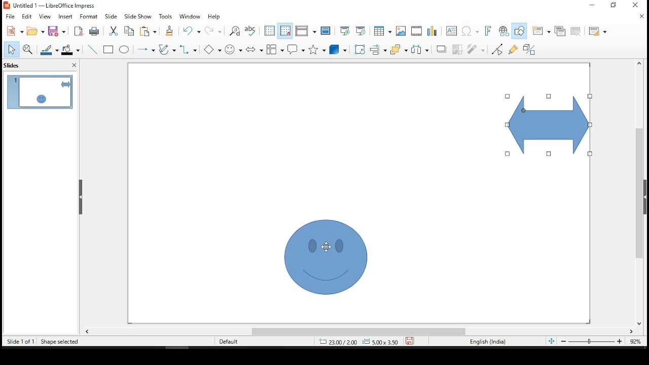 The image size is (649, 365). Describe the element at coordinates (112, 31) in the screenshot. I see `cut` at that location.